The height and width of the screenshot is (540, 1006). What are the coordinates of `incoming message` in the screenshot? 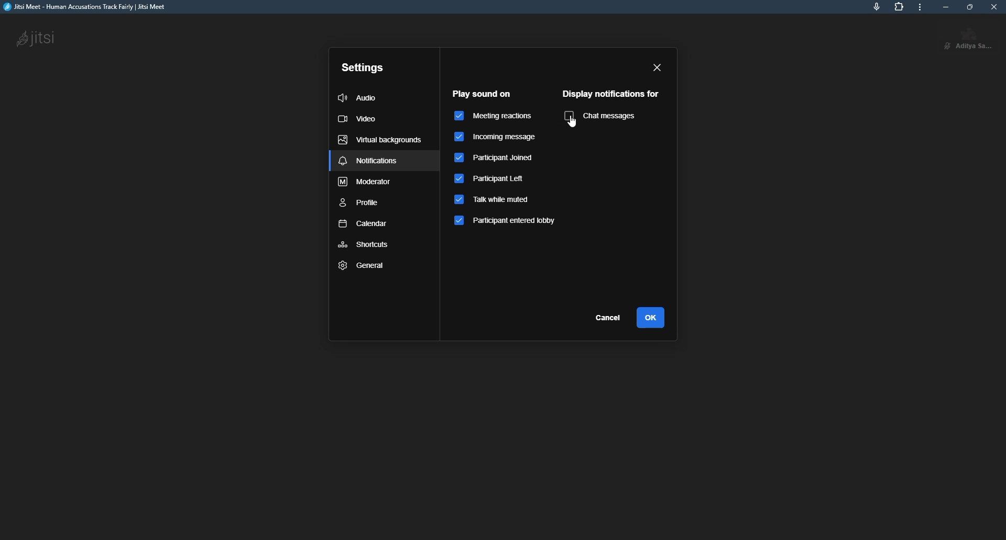 It's located at (501, 137).